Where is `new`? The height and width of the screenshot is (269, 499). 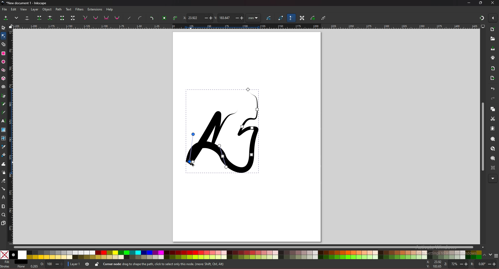
new is located at coordinates (493, 30).